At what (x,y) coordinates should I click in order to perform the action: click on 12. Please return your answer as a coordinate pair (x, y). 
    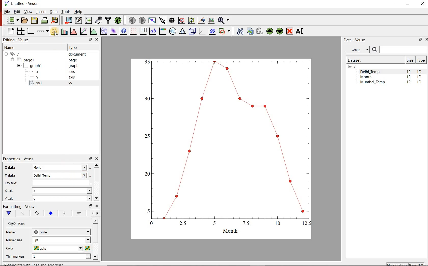
    Looking at the image, I should click on (408, 71).